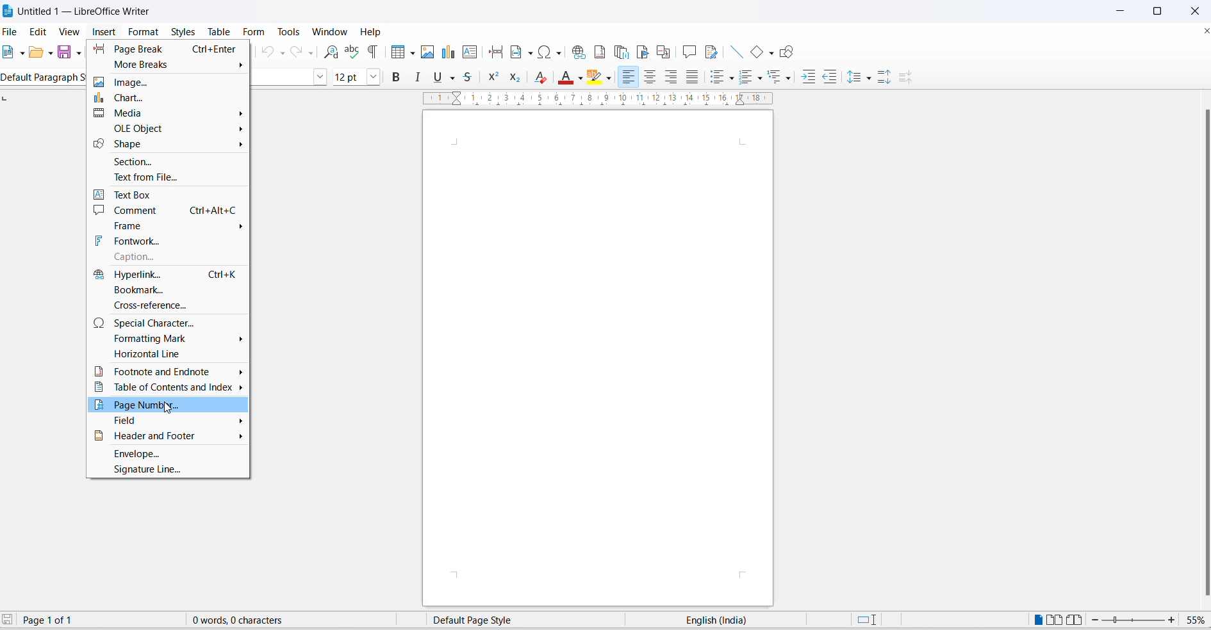  What do you see at coordinates (281, 79) in the screenshot?
I see `font name` at bounding box center [281, 79].